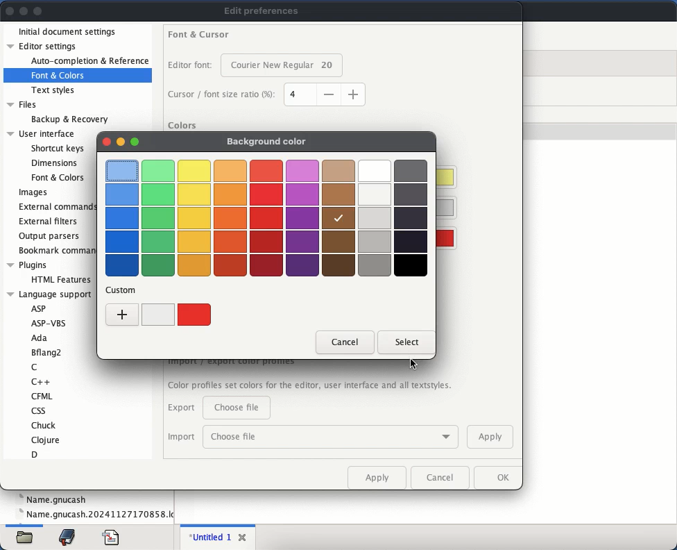 The image size is (677, 550). I want to click on initial document settings, so click(70, 31).